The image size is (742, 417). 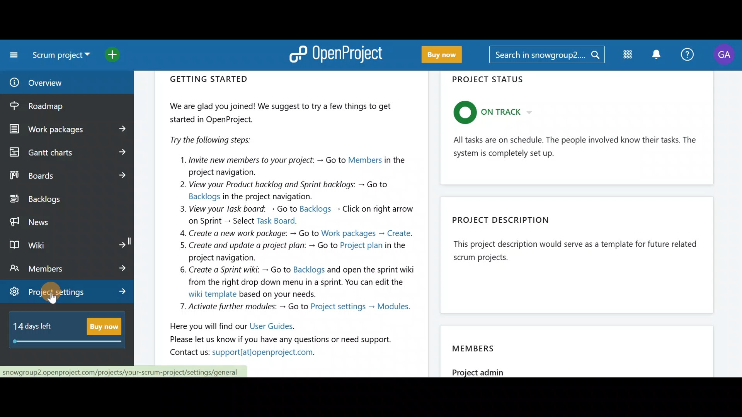 I want to click on Members, so click(x=69, y=268).